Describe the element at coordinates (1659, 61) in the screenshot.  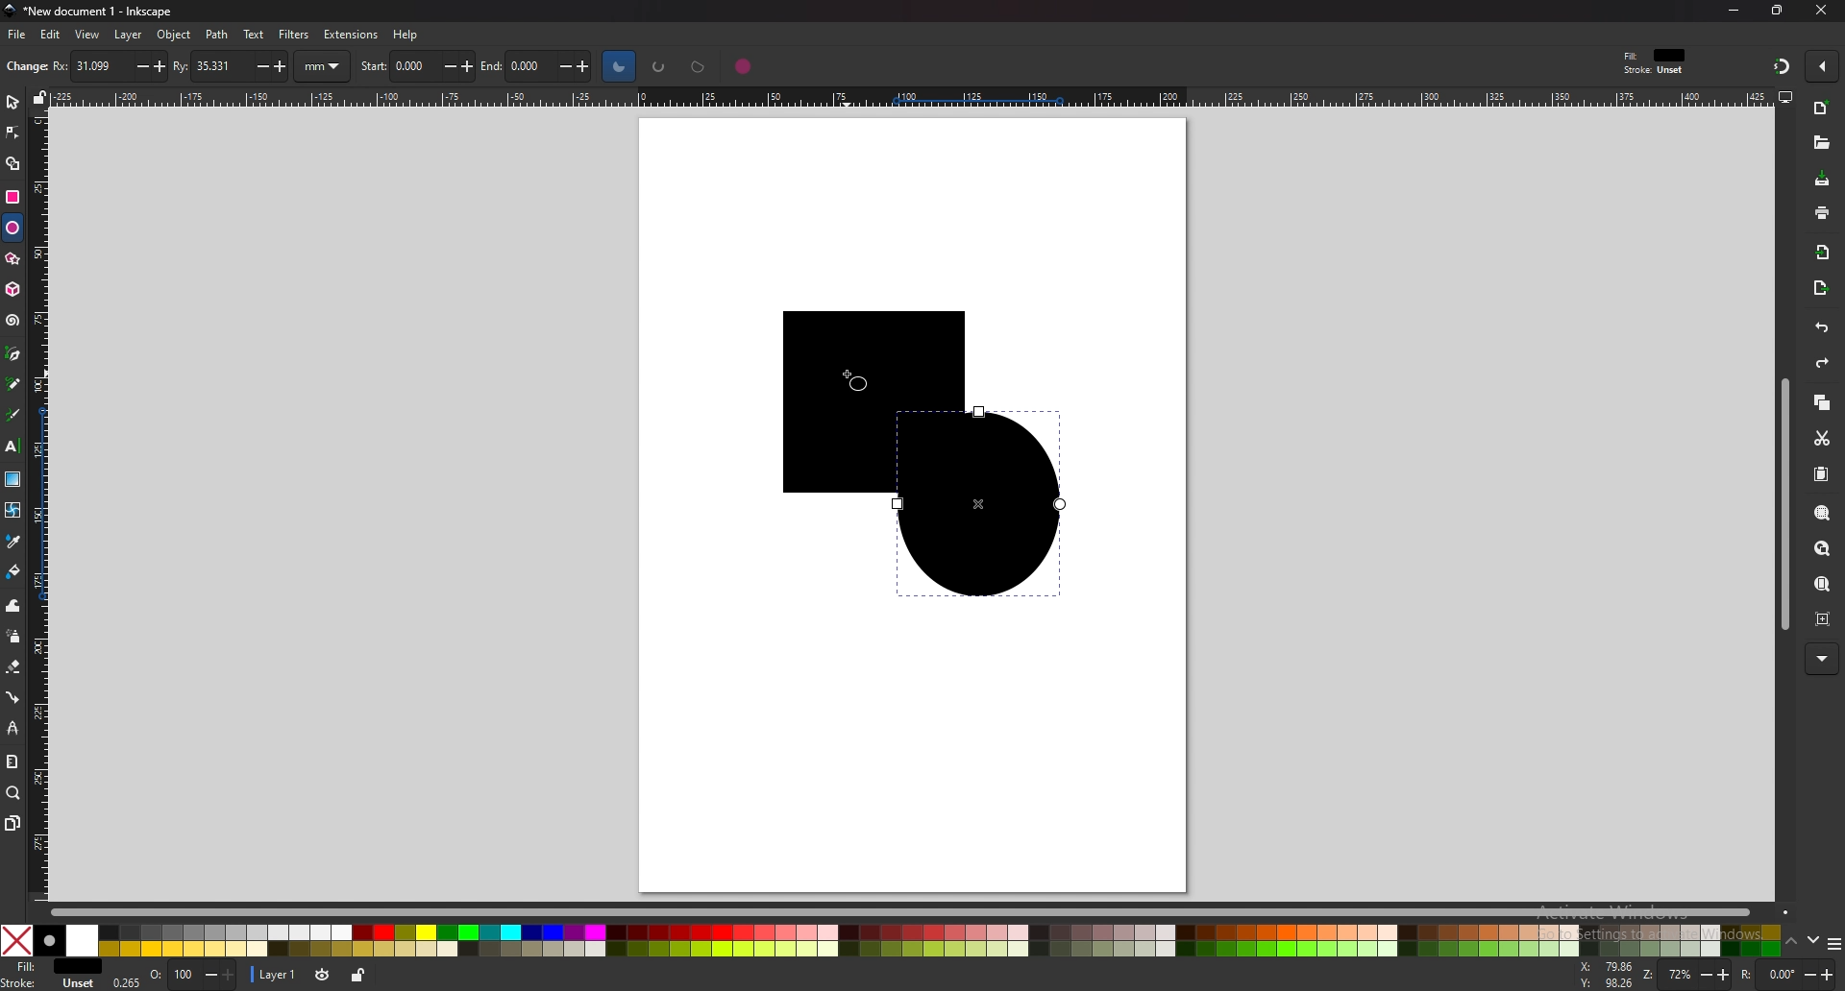
I see `style` at that location.